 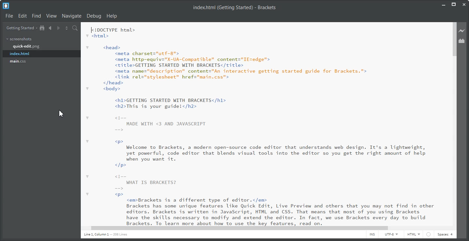 I want to click on quick-edit.png, so click(x=26, y=46).